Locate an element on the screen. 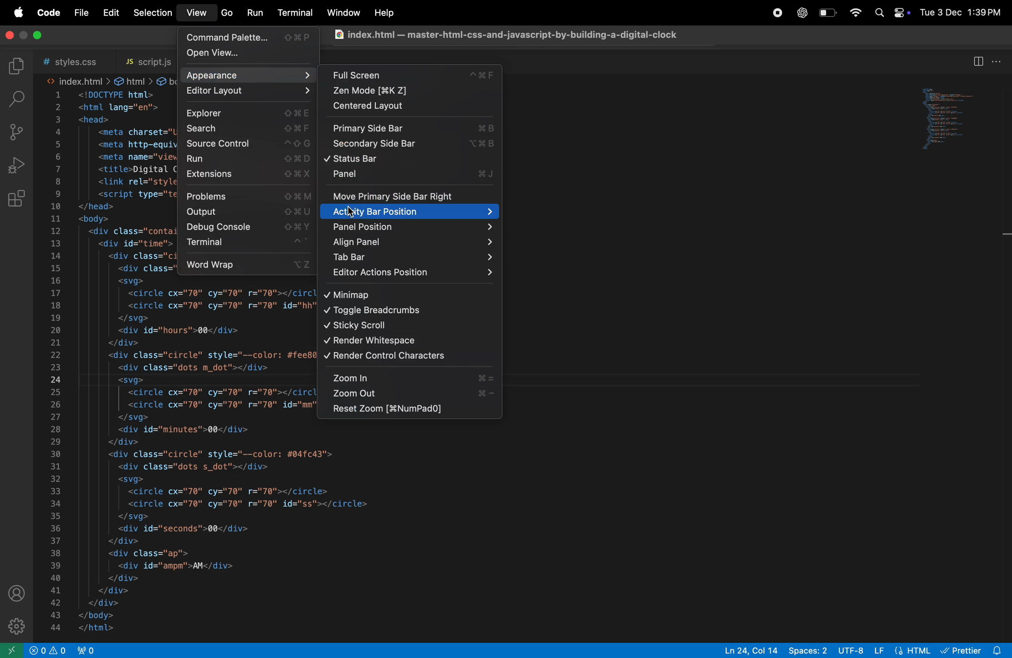 The height and width of the screenshot is (658, 1012). debug console is located at coordinates (247, 228).